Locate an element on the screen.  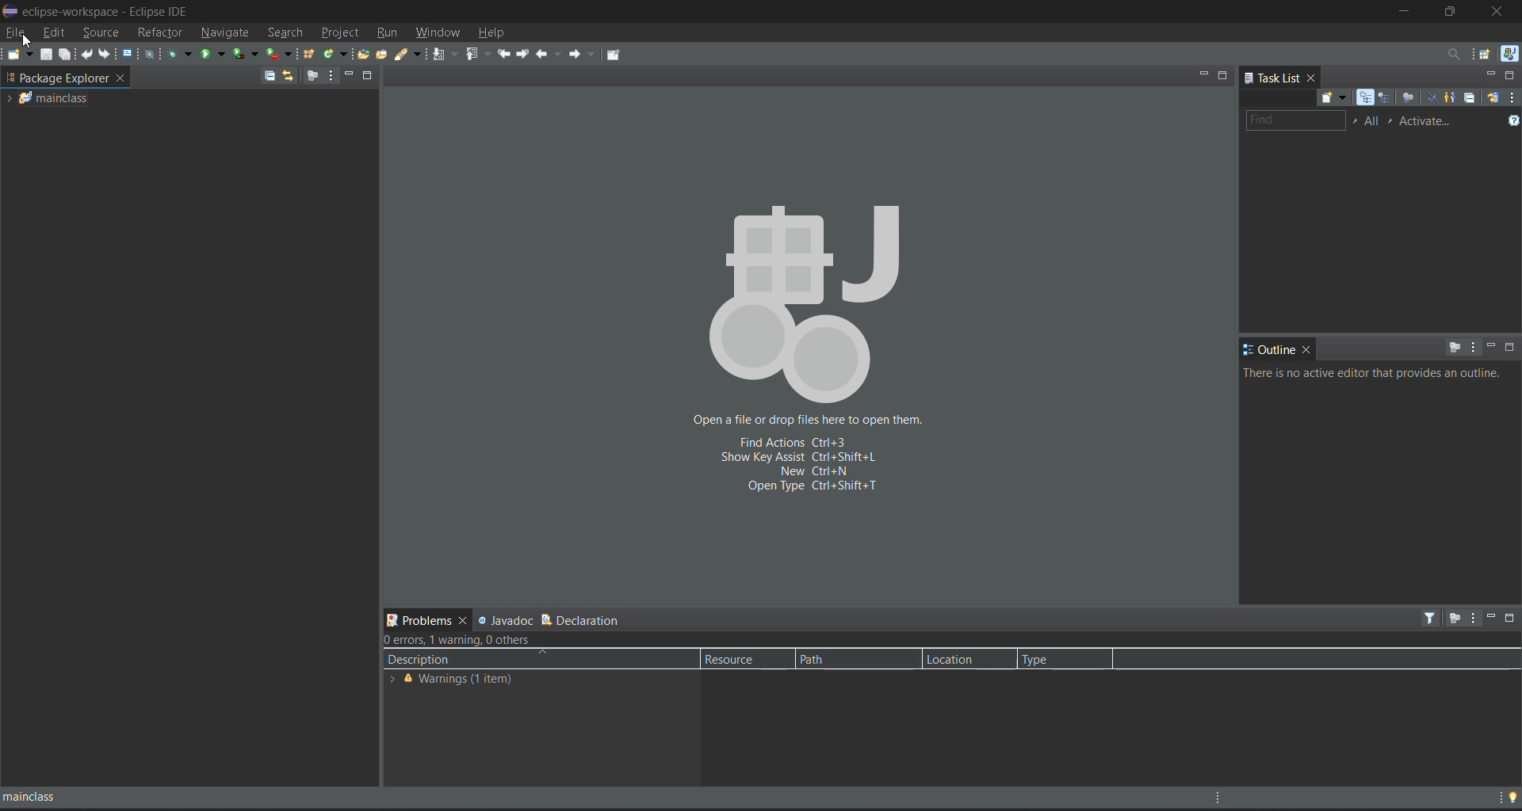
back is located at coordinates (549, 53).